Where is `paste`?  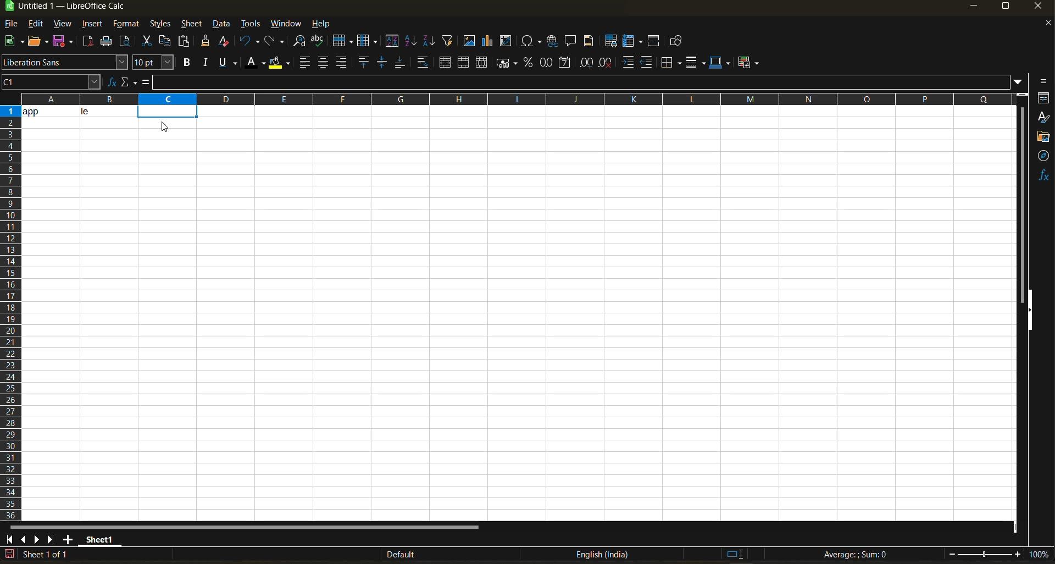
paste is located at coordinates (185, 42).